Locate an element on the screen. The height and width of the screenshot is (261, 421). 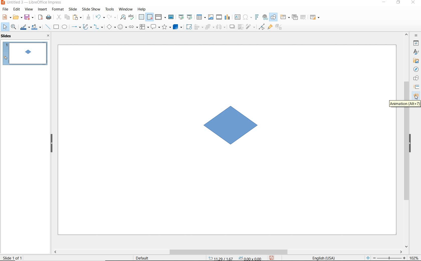
animation is located at coordinates (404, 103).